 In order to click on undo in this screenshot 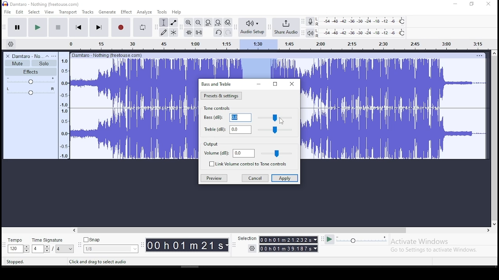, I will do `click(218, 32)`.